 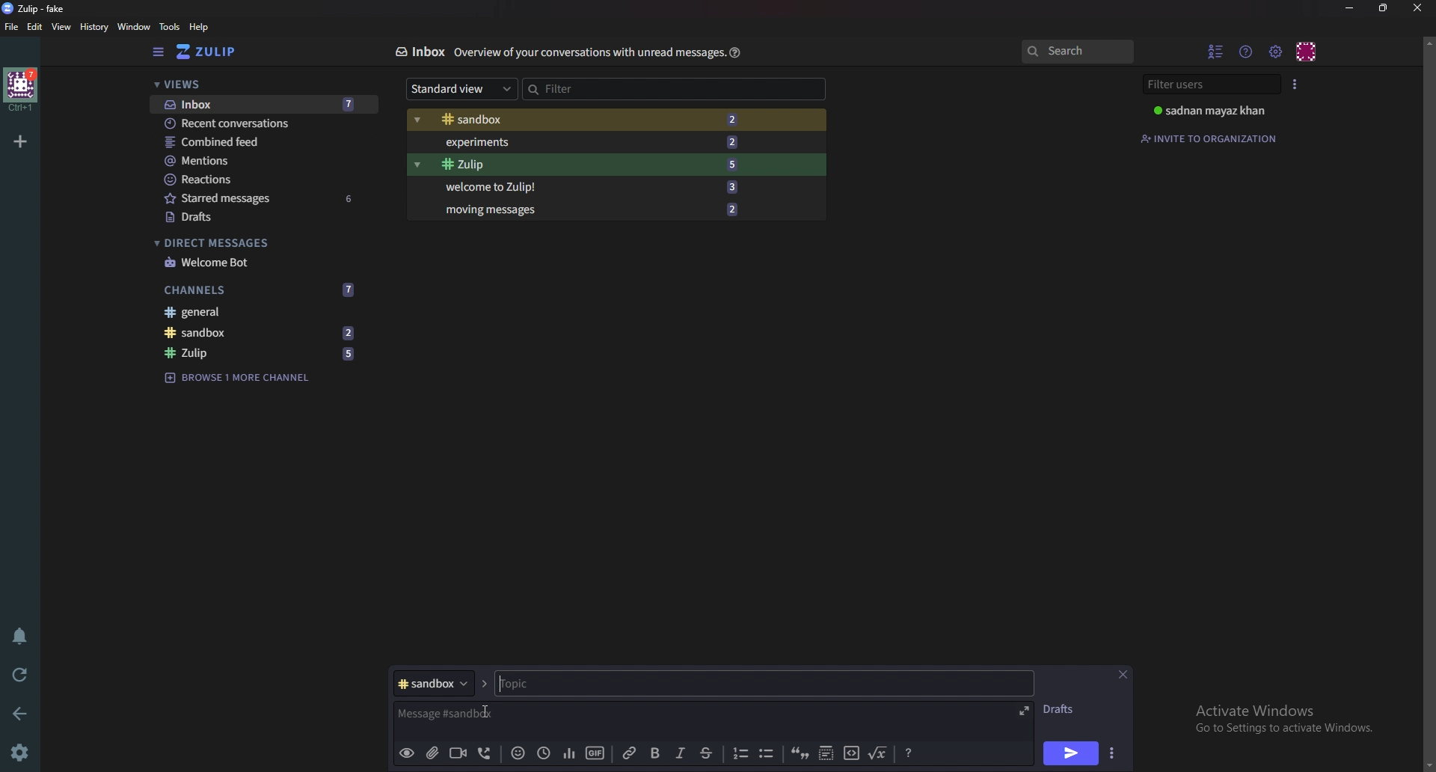 I want to click on Tools, so click(x=170, y=26).